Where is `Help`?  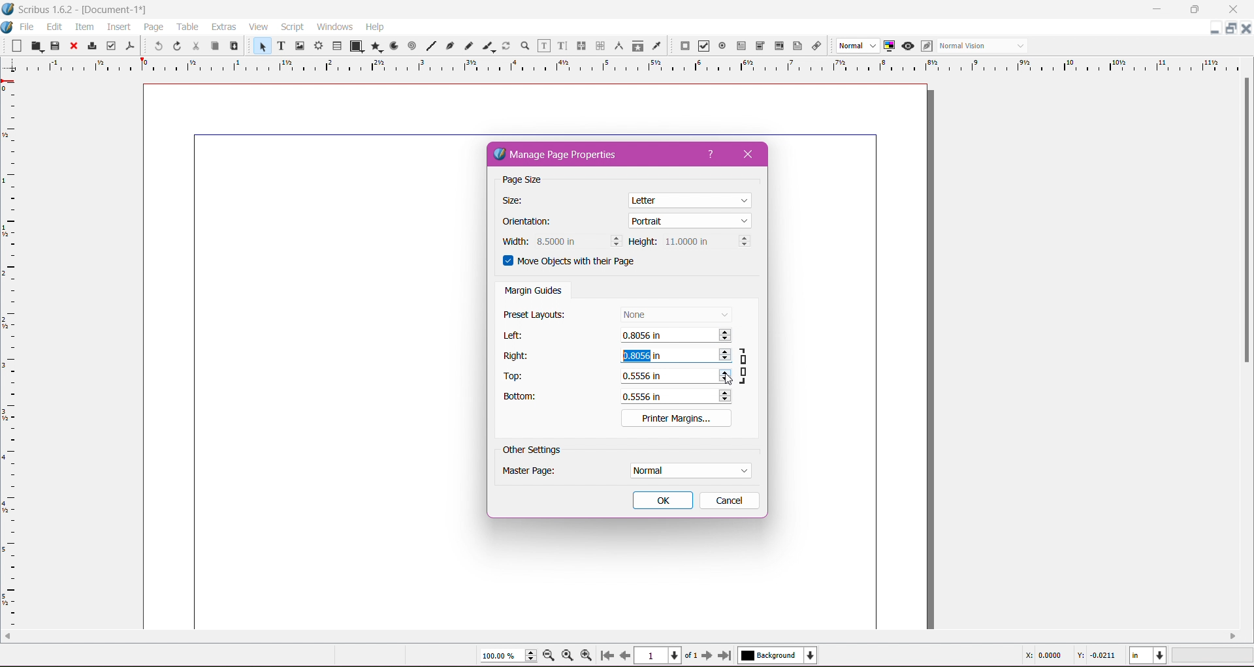 Help is located at coordinates (376, 27).